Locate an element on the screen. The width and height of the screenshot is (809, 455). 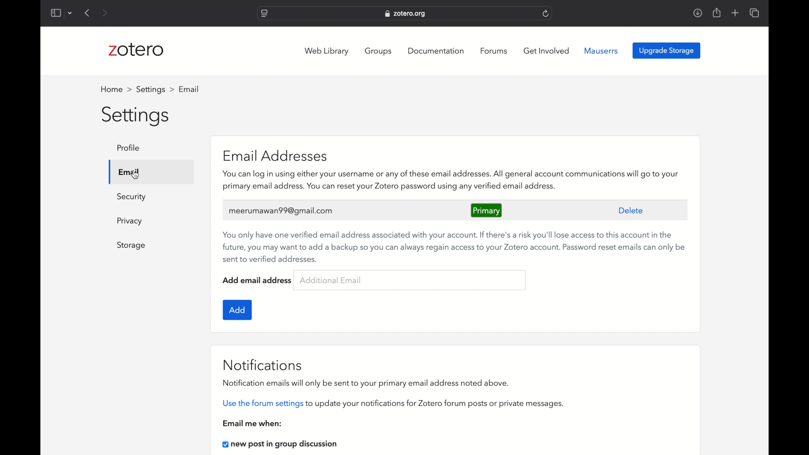
get involved is located at coordinates (546, 51).